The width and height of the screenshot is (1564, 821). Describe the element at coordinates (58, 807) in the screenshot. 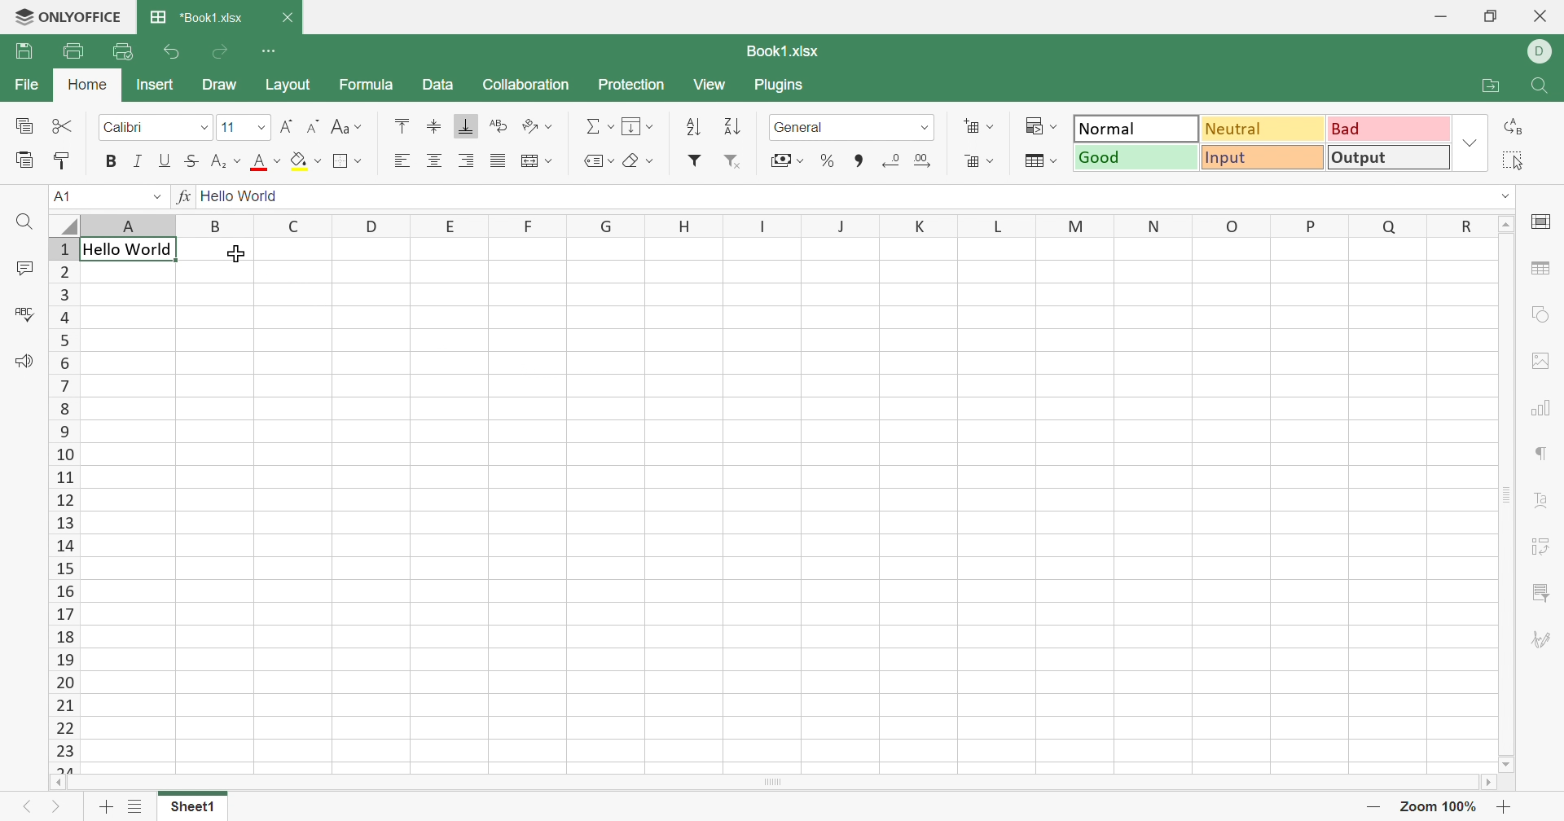

I see `Next` at that location.